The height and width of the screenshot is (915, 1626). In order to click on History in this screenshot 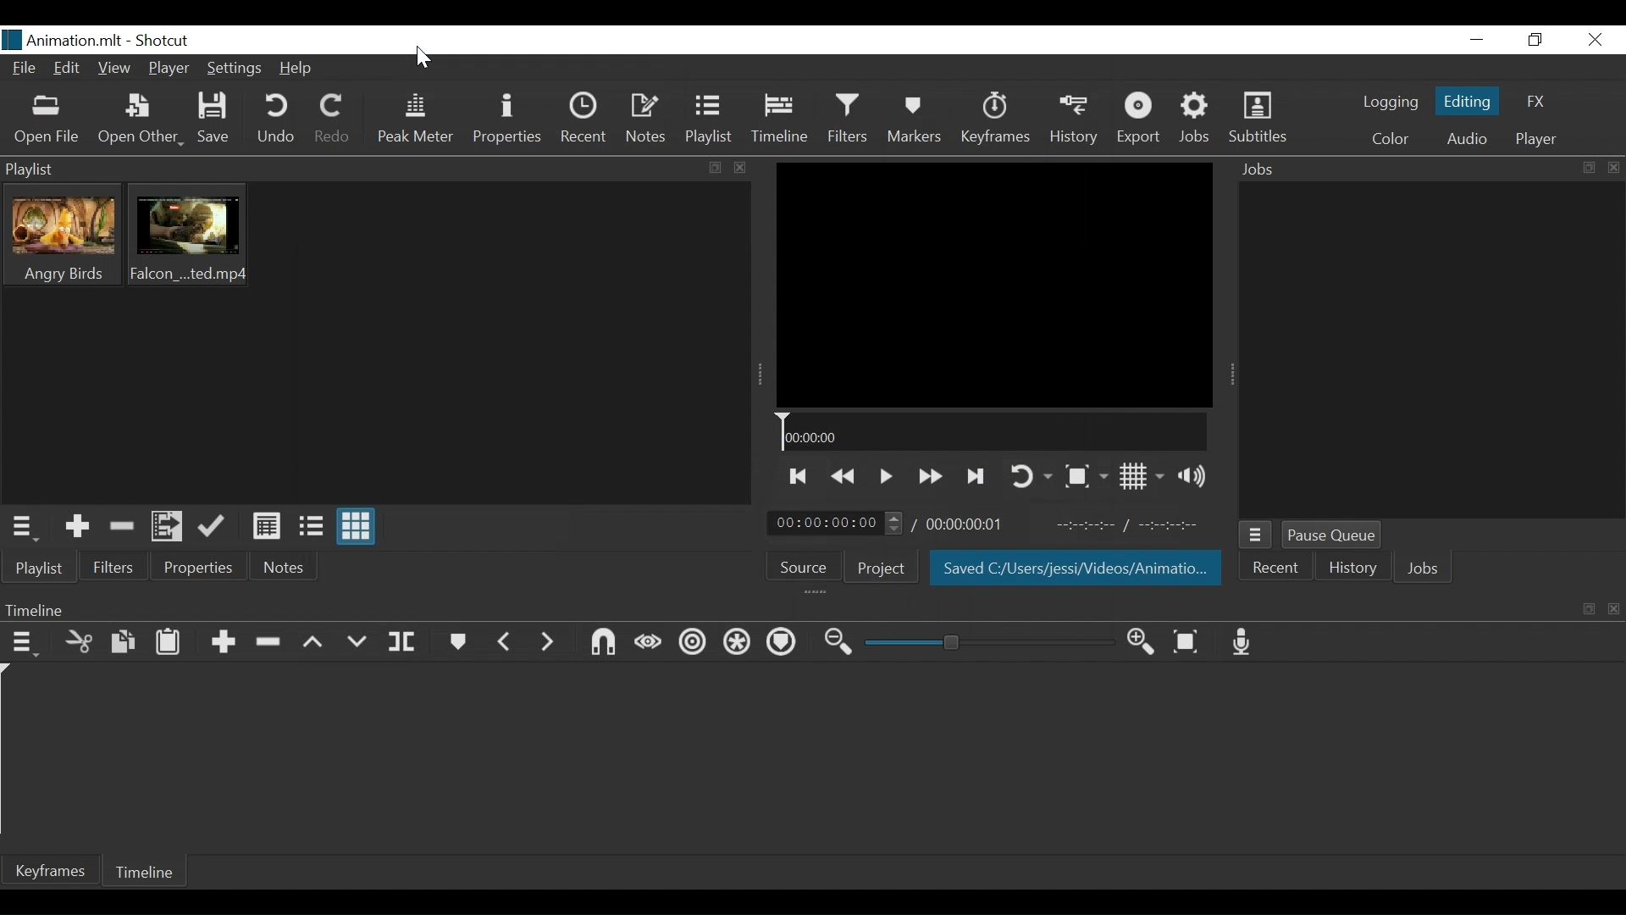, I will do `click(1070, 118)`.